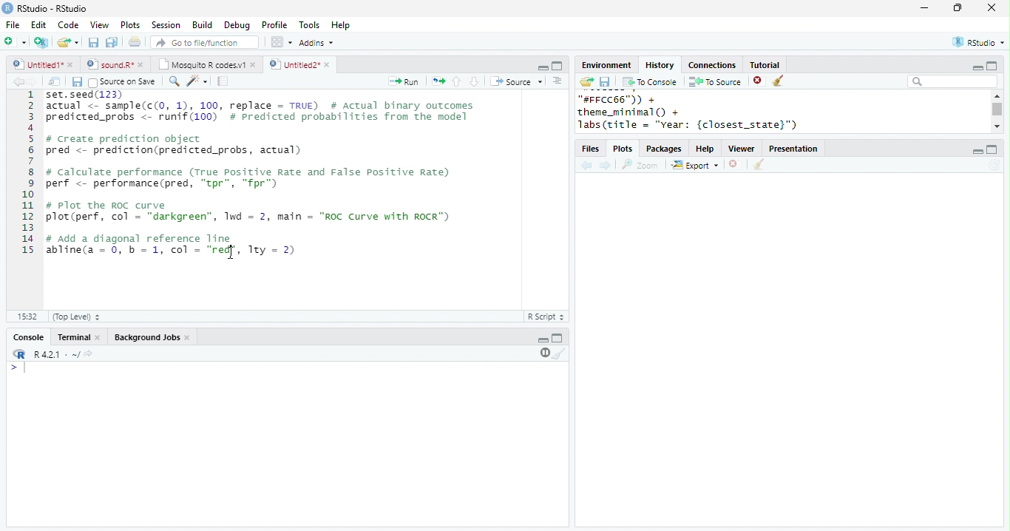 The width and height of the screenshot is (1010, 531). What do you see at coordinates (994, 165) in the screenshot?
I see `refresh` at bounding box center [994, 165].